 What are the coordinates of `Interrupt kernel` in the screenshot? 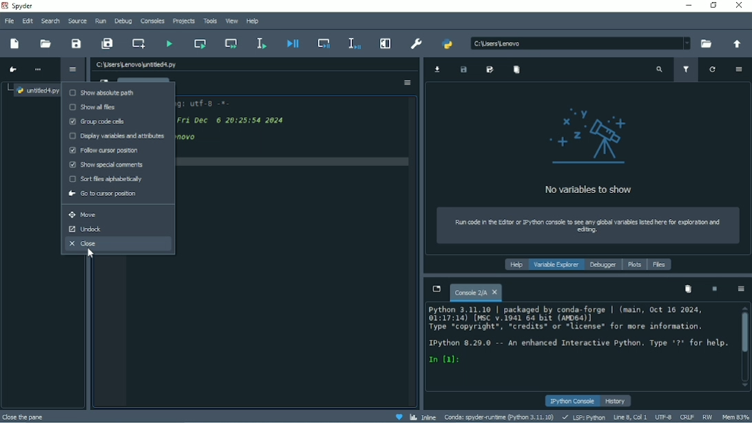 It's located at (712, 288).